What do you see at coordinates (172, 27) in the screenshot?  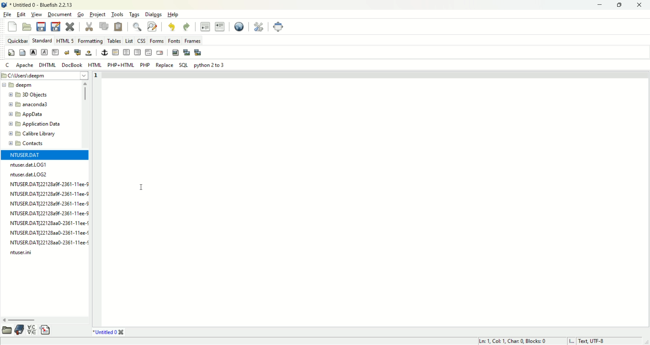 I see `undo` at bounding box center [172, 27].